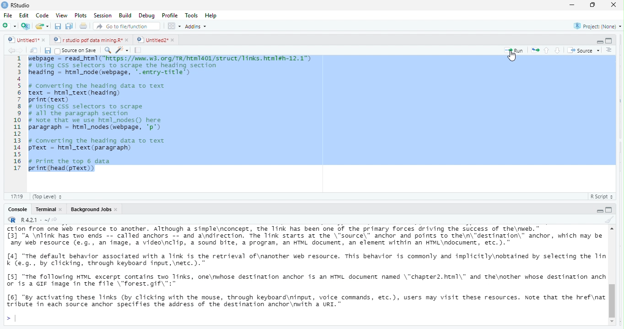  I want to click on Source on Save, so click(77, 51).